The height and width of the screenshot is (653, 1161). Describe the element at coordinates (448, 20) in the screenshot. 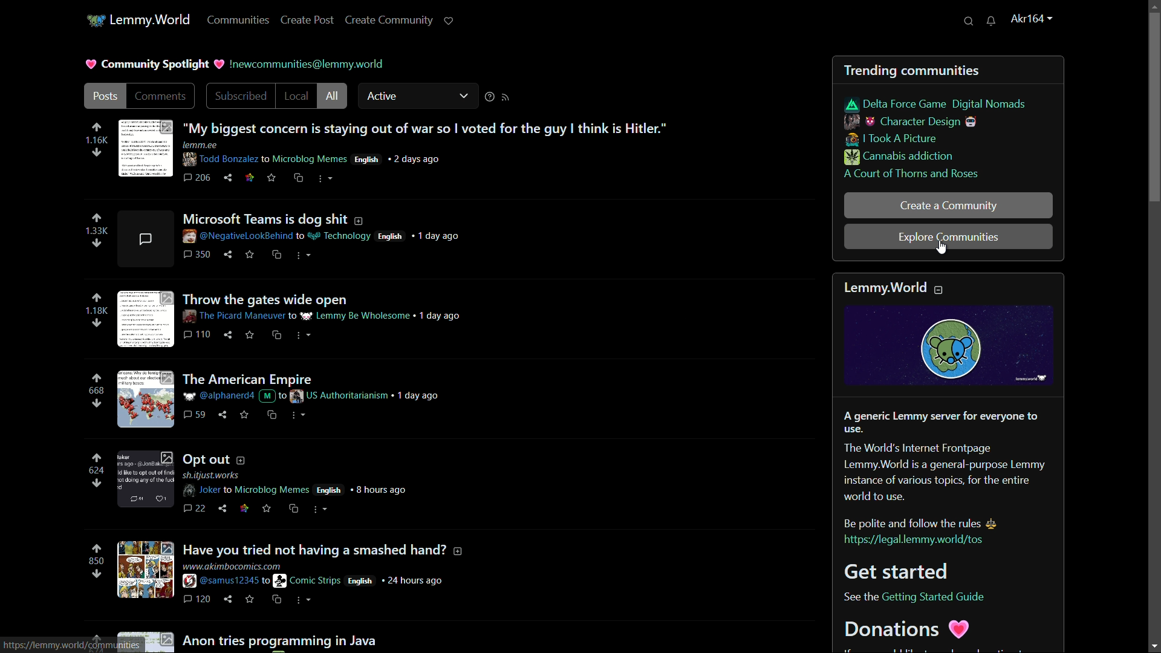

I see `support lemmy` at that location.